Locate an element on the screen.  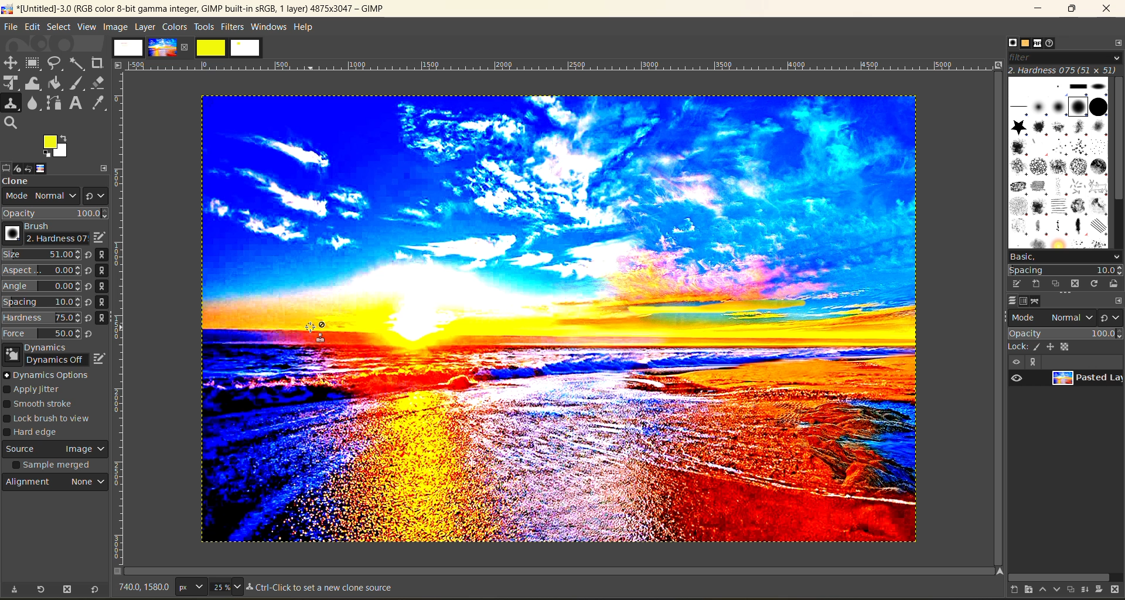
vertical scroll bar is located at coordinates (1118, 140).